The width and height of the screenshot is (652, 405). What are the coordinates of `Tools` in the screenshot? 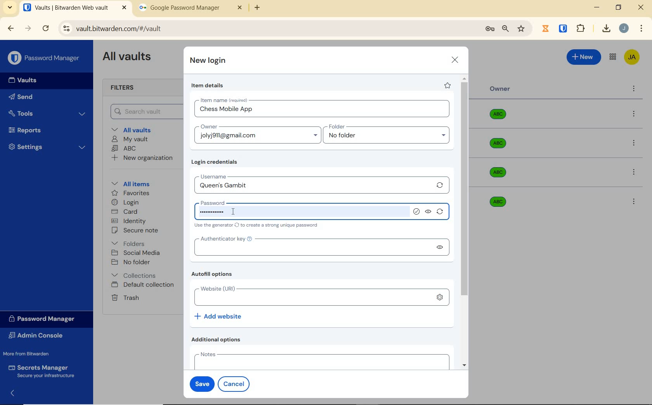 It's located at (47, 114).